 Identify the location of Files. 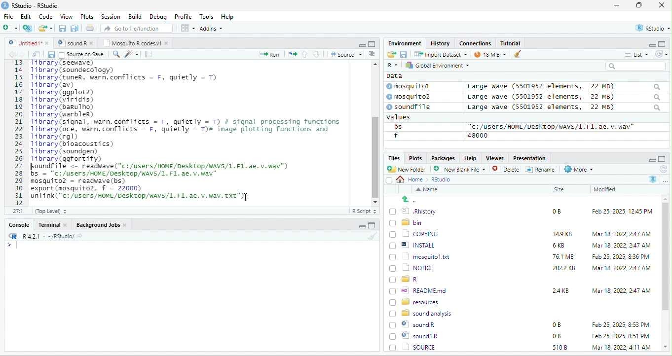
(392, 158).